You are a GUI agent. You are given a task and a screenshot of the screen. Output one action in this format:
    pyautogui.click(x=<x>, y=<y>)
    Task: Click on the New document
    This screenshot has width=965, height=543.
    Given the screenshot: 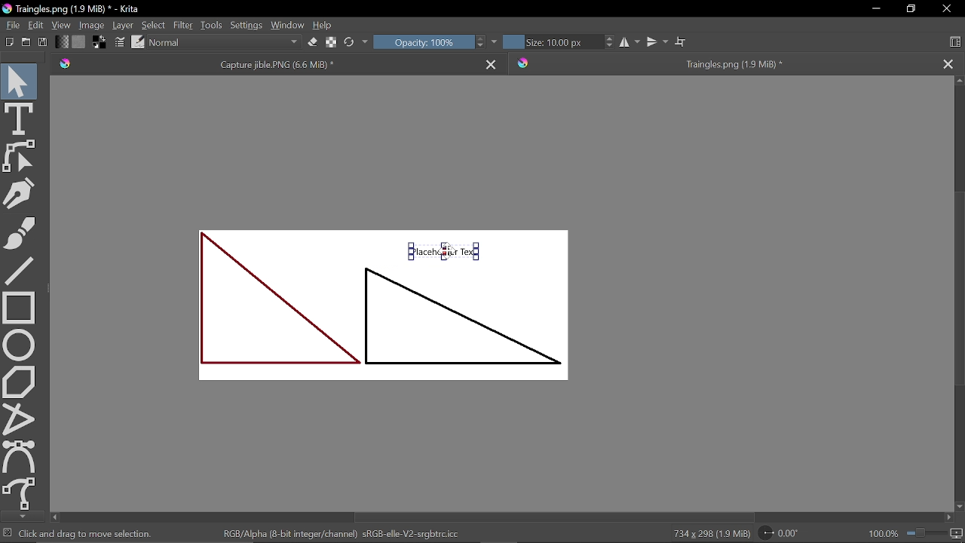 What is the action you would take?
    pyautogui.click(x=8, y=42)
    